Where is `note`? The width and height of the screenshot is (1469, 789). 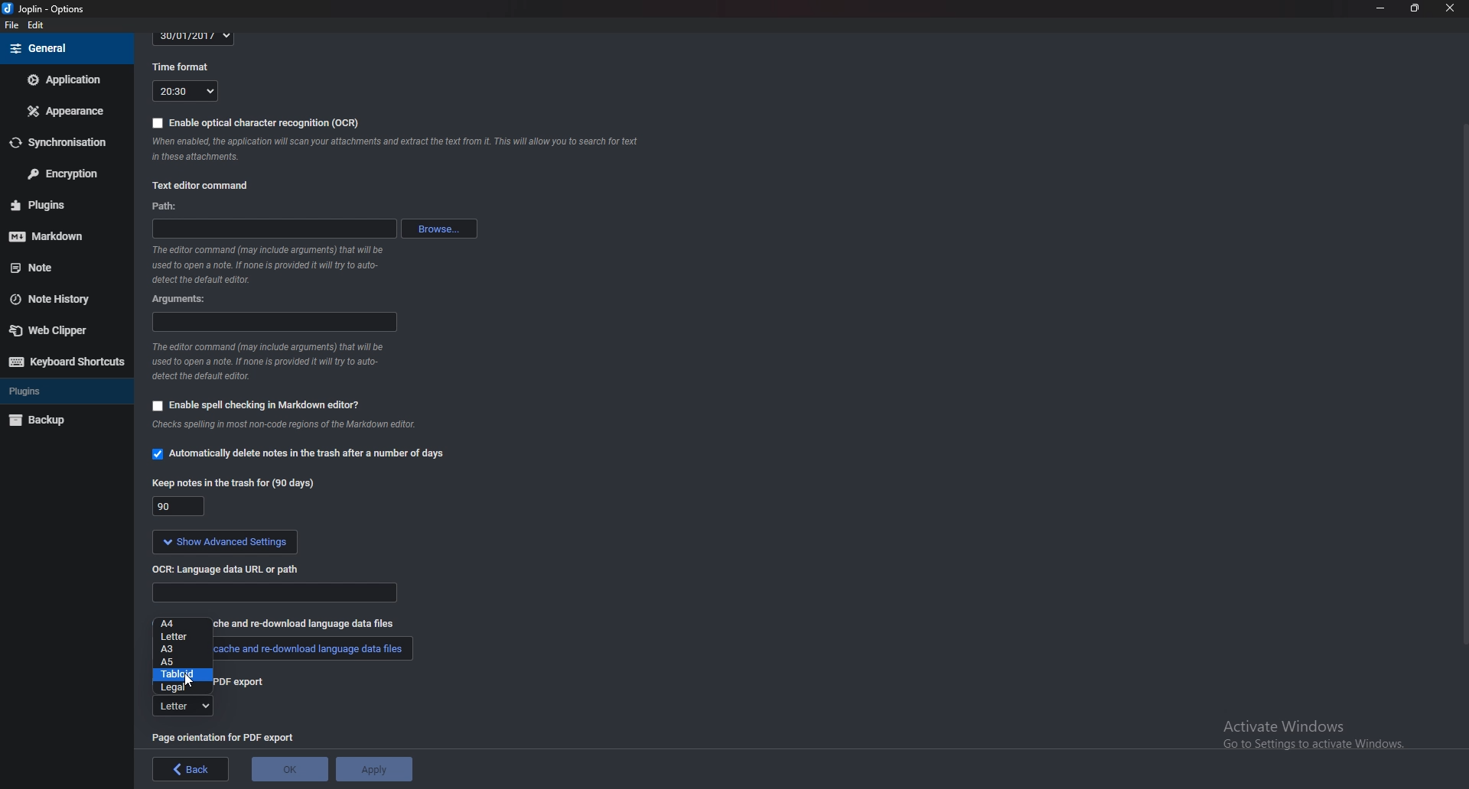 note is located at coordinates (57, 268).